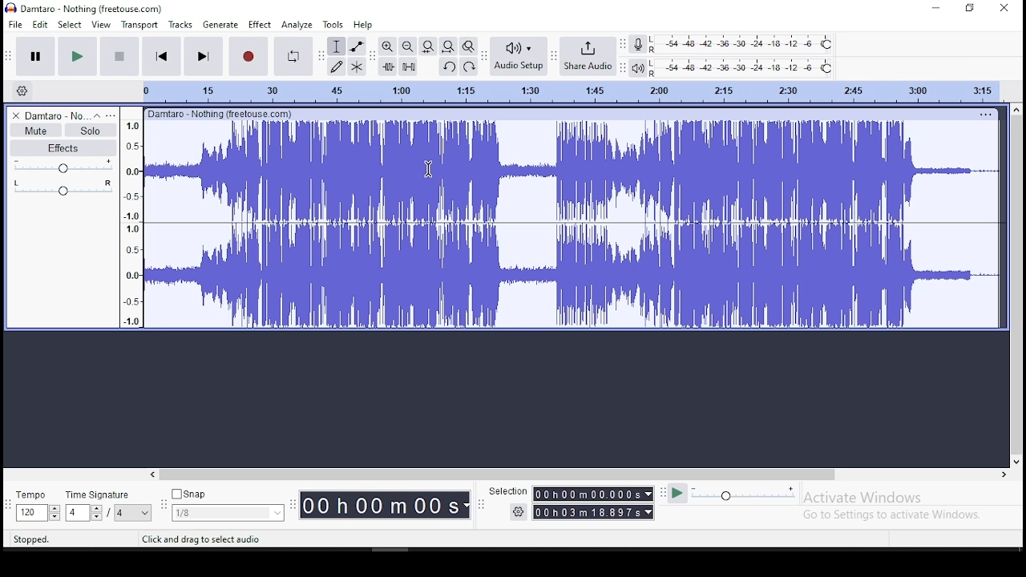 The image size is (1026, 577). I want to click on zoom out, so click(406, 46).